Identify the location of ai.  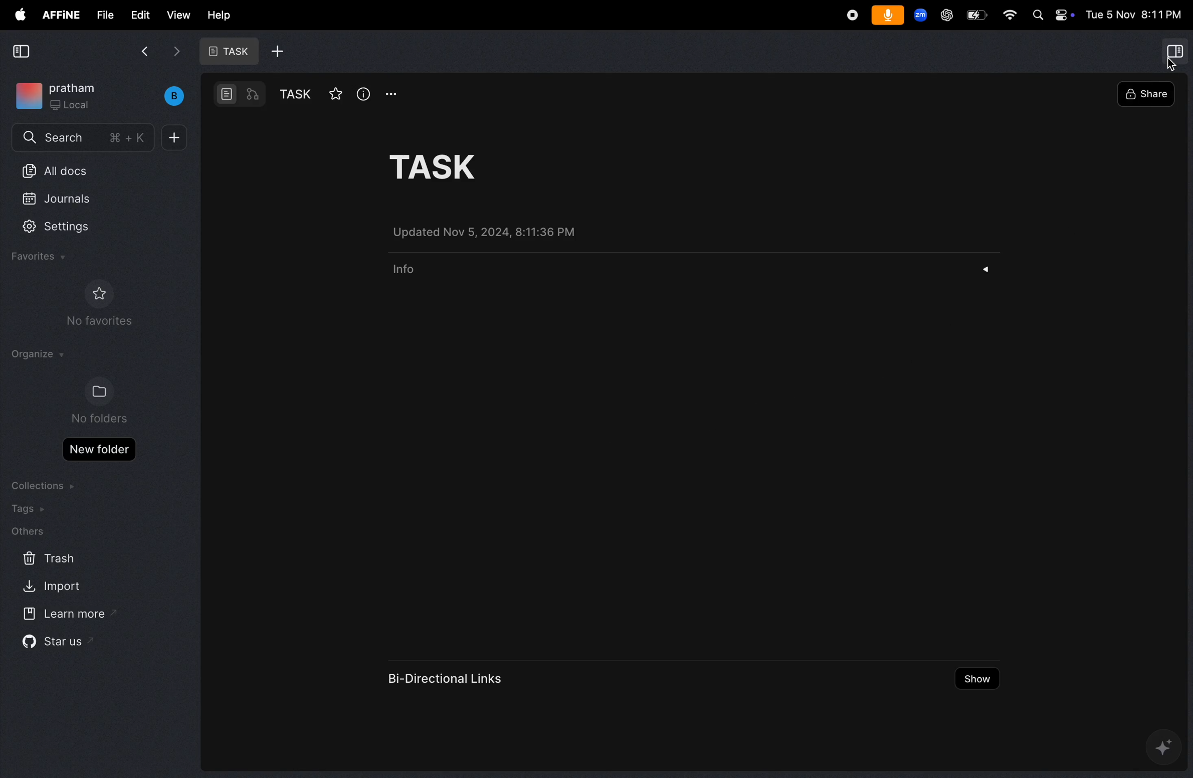
(1163, 747).